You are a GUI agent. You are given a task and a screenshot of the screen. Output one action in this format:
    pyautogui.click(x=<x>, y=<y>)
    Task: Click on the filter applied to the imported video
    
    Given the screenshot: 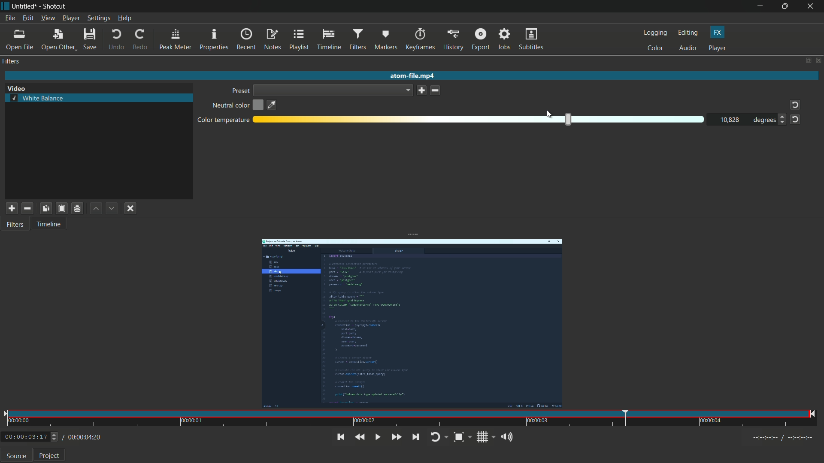 What is the action you would take?
    pyautogui.click(x=412, y=325)
    